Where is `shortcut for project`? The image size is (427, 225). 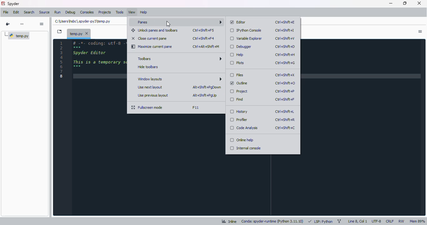
shortcut for project is located at coordinates (285, 91).